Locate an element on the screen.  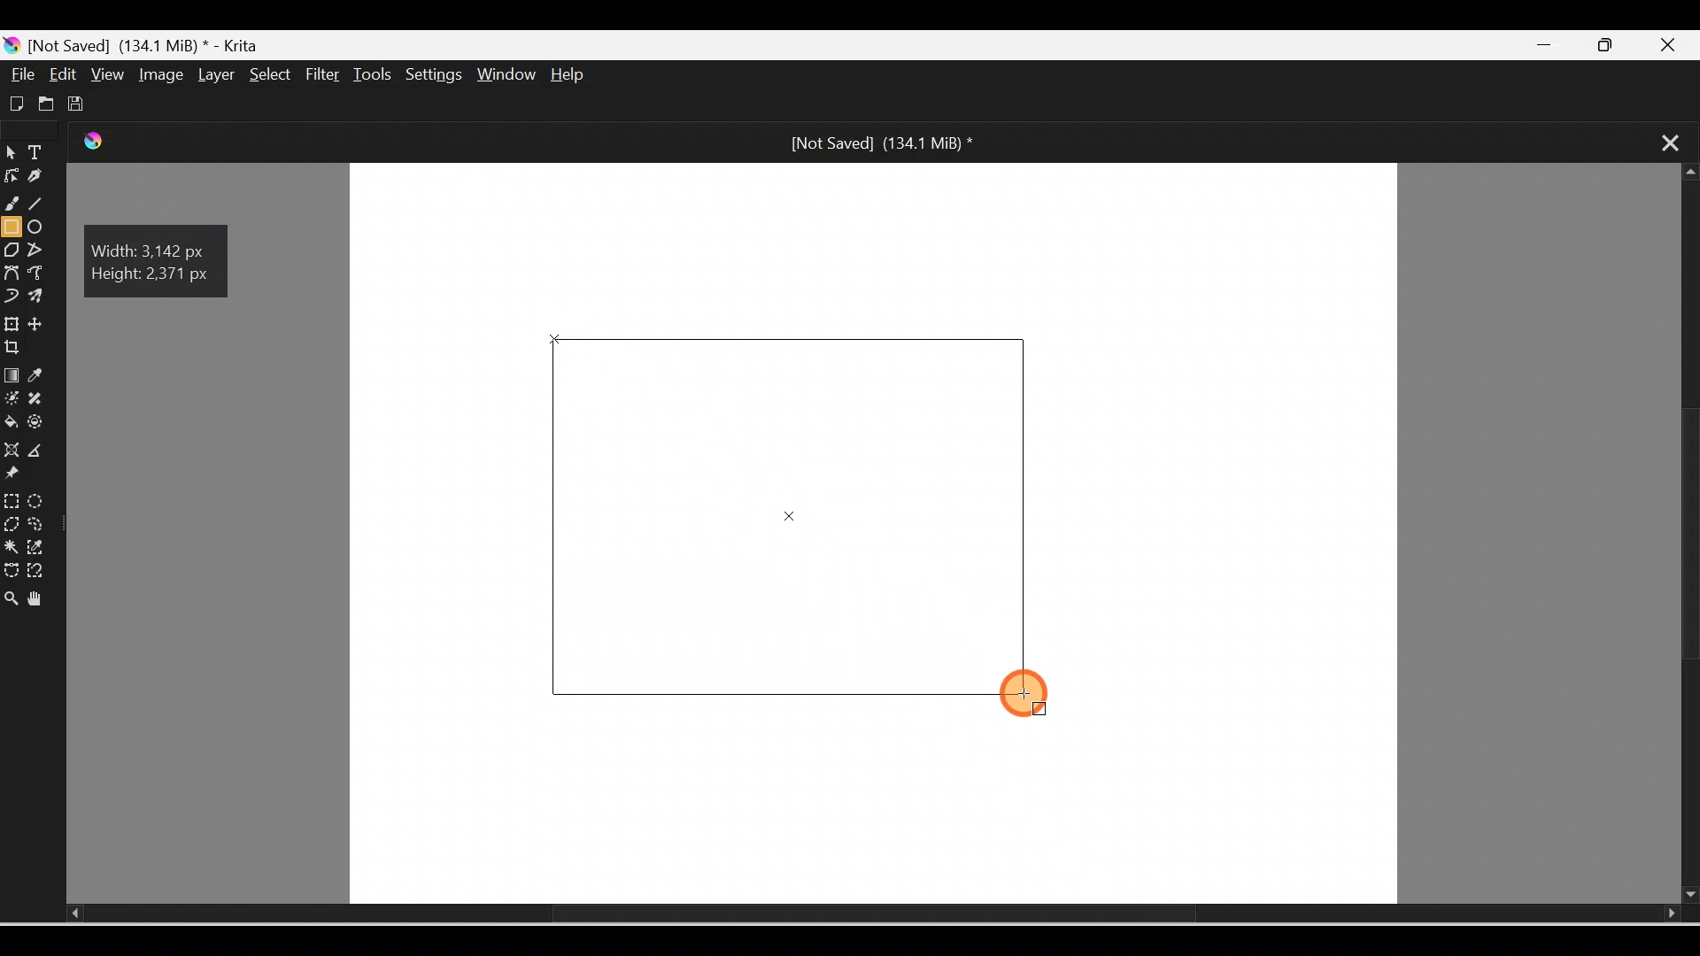
Smart patch tool is located at coordinates (43, 399).